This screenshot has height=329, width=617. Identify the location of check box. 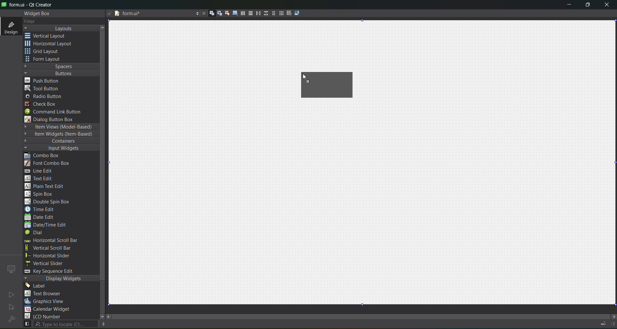
(44, 104).